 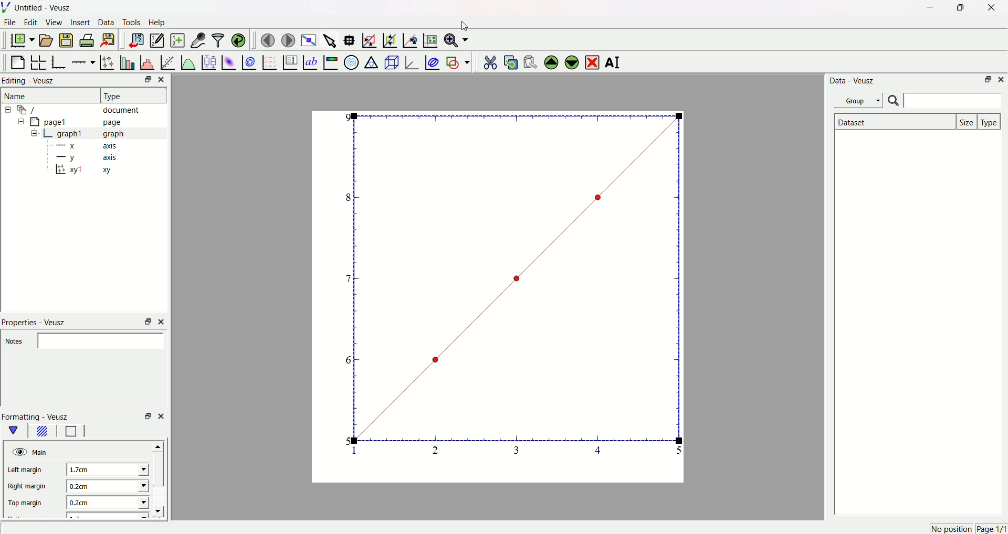 I want to click on File, so click(x=11, y=24).